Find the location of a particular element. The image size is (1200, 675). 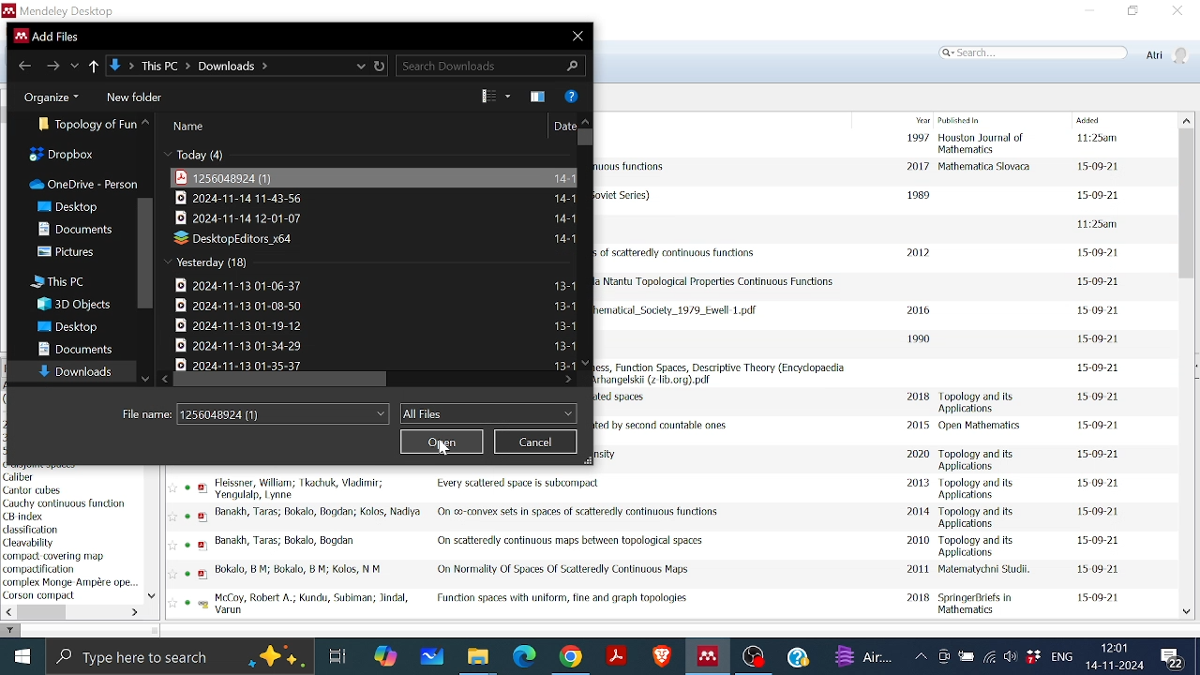

2016 is located at coordinates (921, 310).